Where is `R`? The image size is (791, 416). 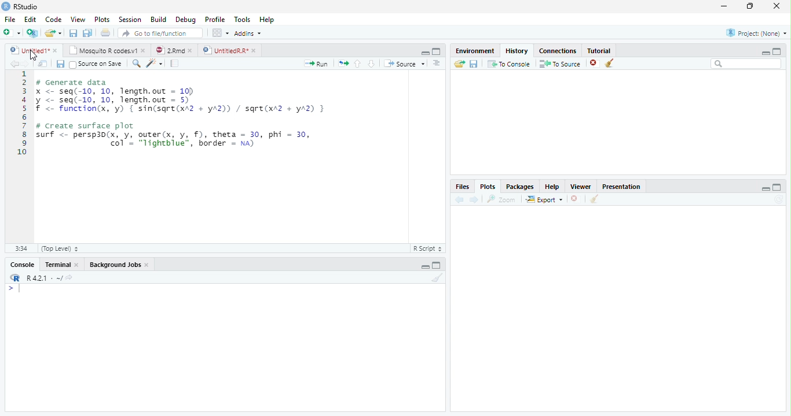 R is located at coordinates (14, 277).